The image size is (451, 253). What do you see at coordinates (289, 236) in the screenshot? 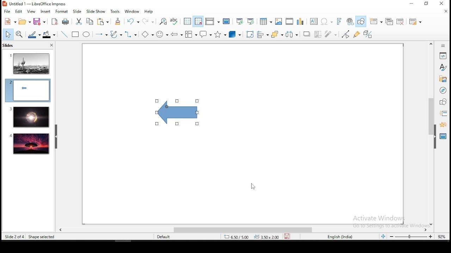
I see `save` at bounding box center [289, 236].